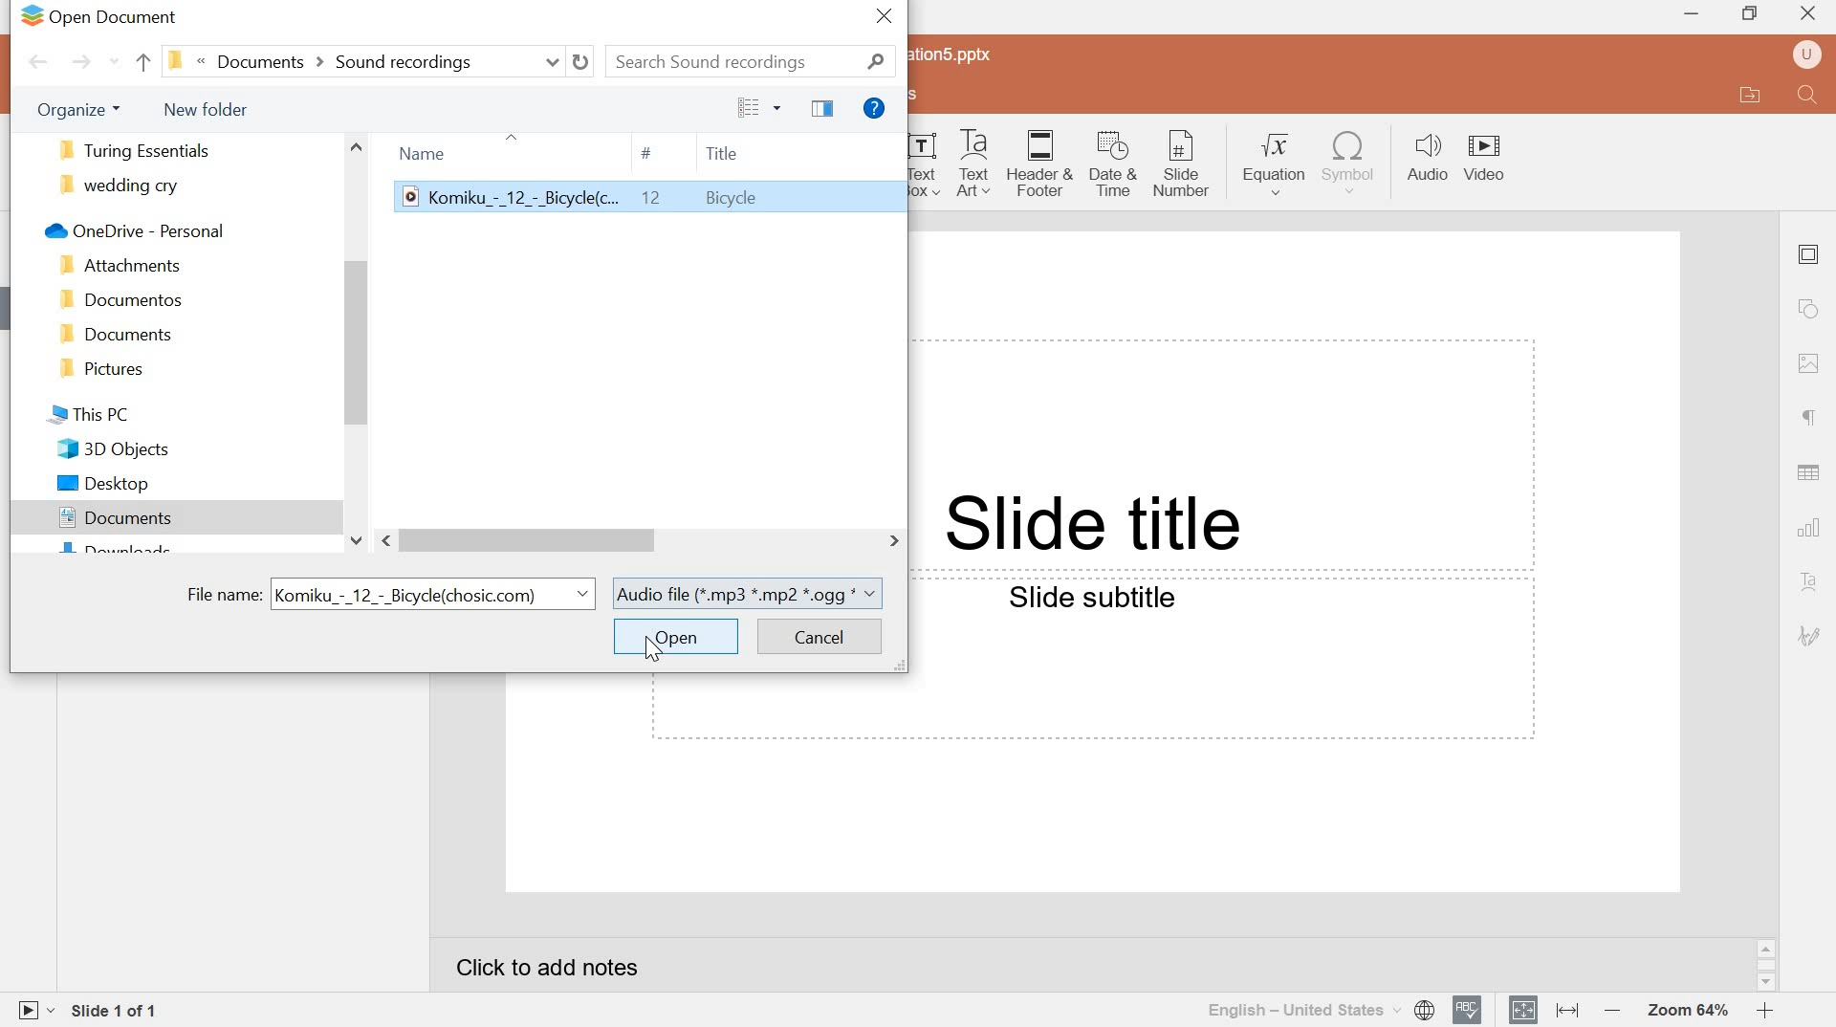  What do you see at coordinates (416, 594) in the screenshot?
I see `file name` at bounding box center [416, 594].